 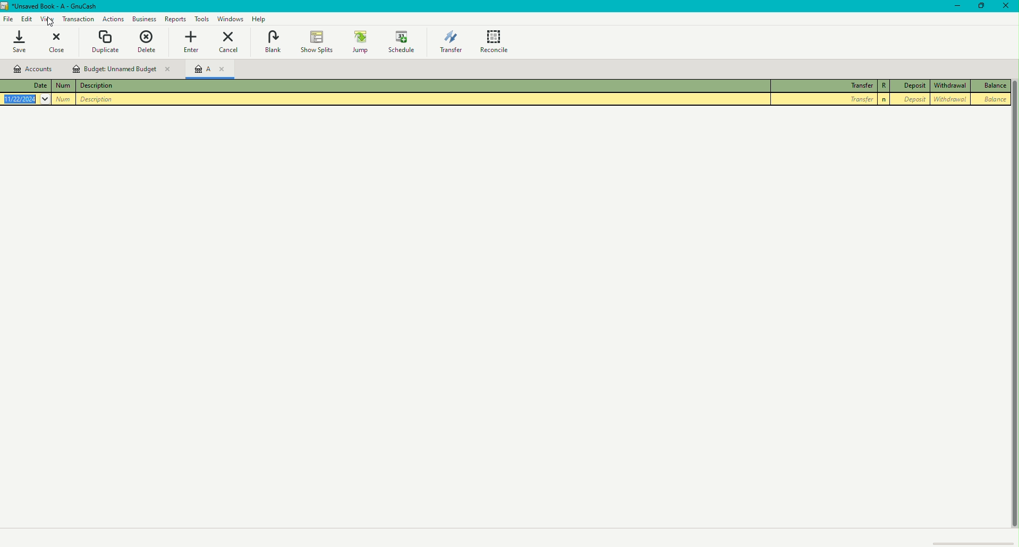 I want to click on View, so click(x=48, y=20).